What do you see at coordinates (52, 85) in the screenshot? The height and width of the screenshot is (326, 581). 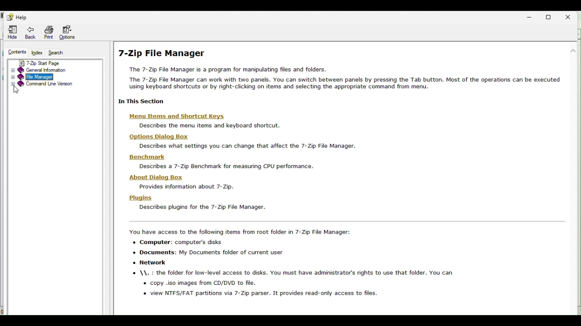 I see `command line version ` at bounding box center [52, 85].